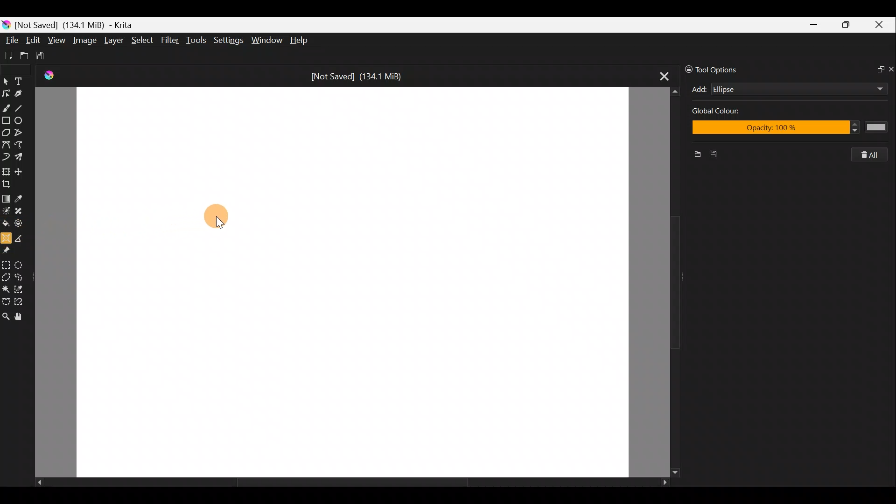 The width and height of the screenshot is (896, 504). I want to click on Similar color selection tool, so click(23, 288).